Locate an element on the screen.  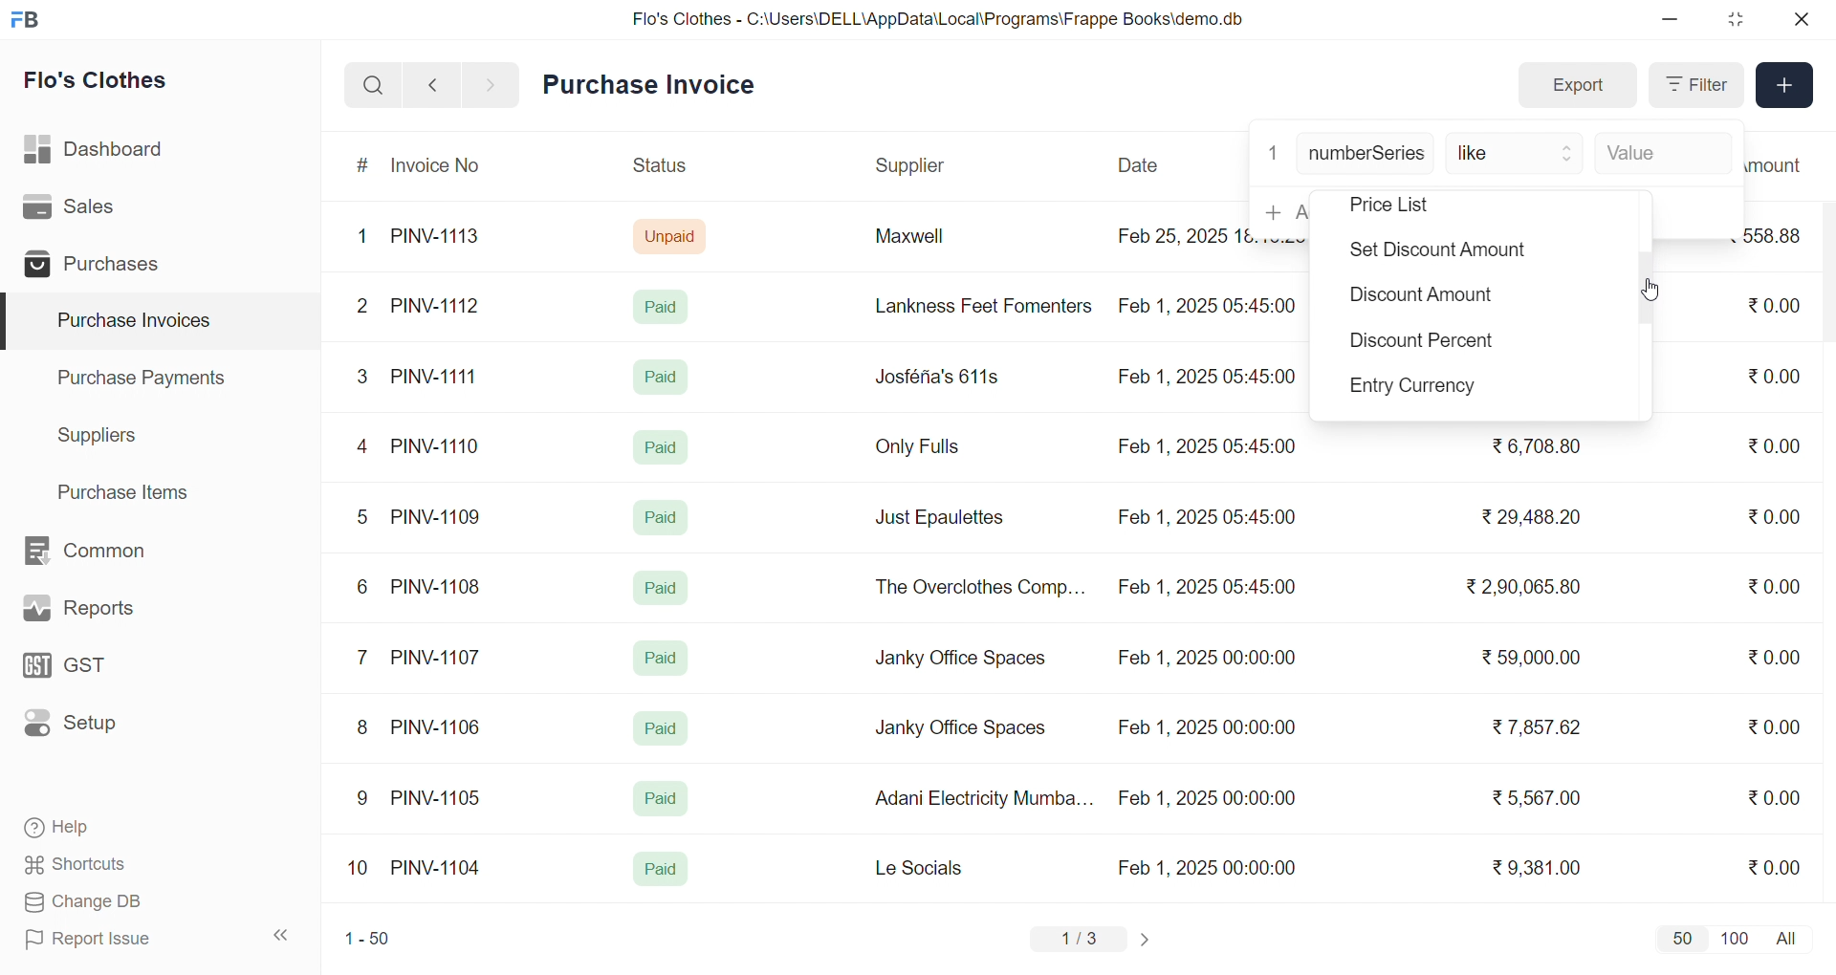
9 is located at coordinates (363, 798).